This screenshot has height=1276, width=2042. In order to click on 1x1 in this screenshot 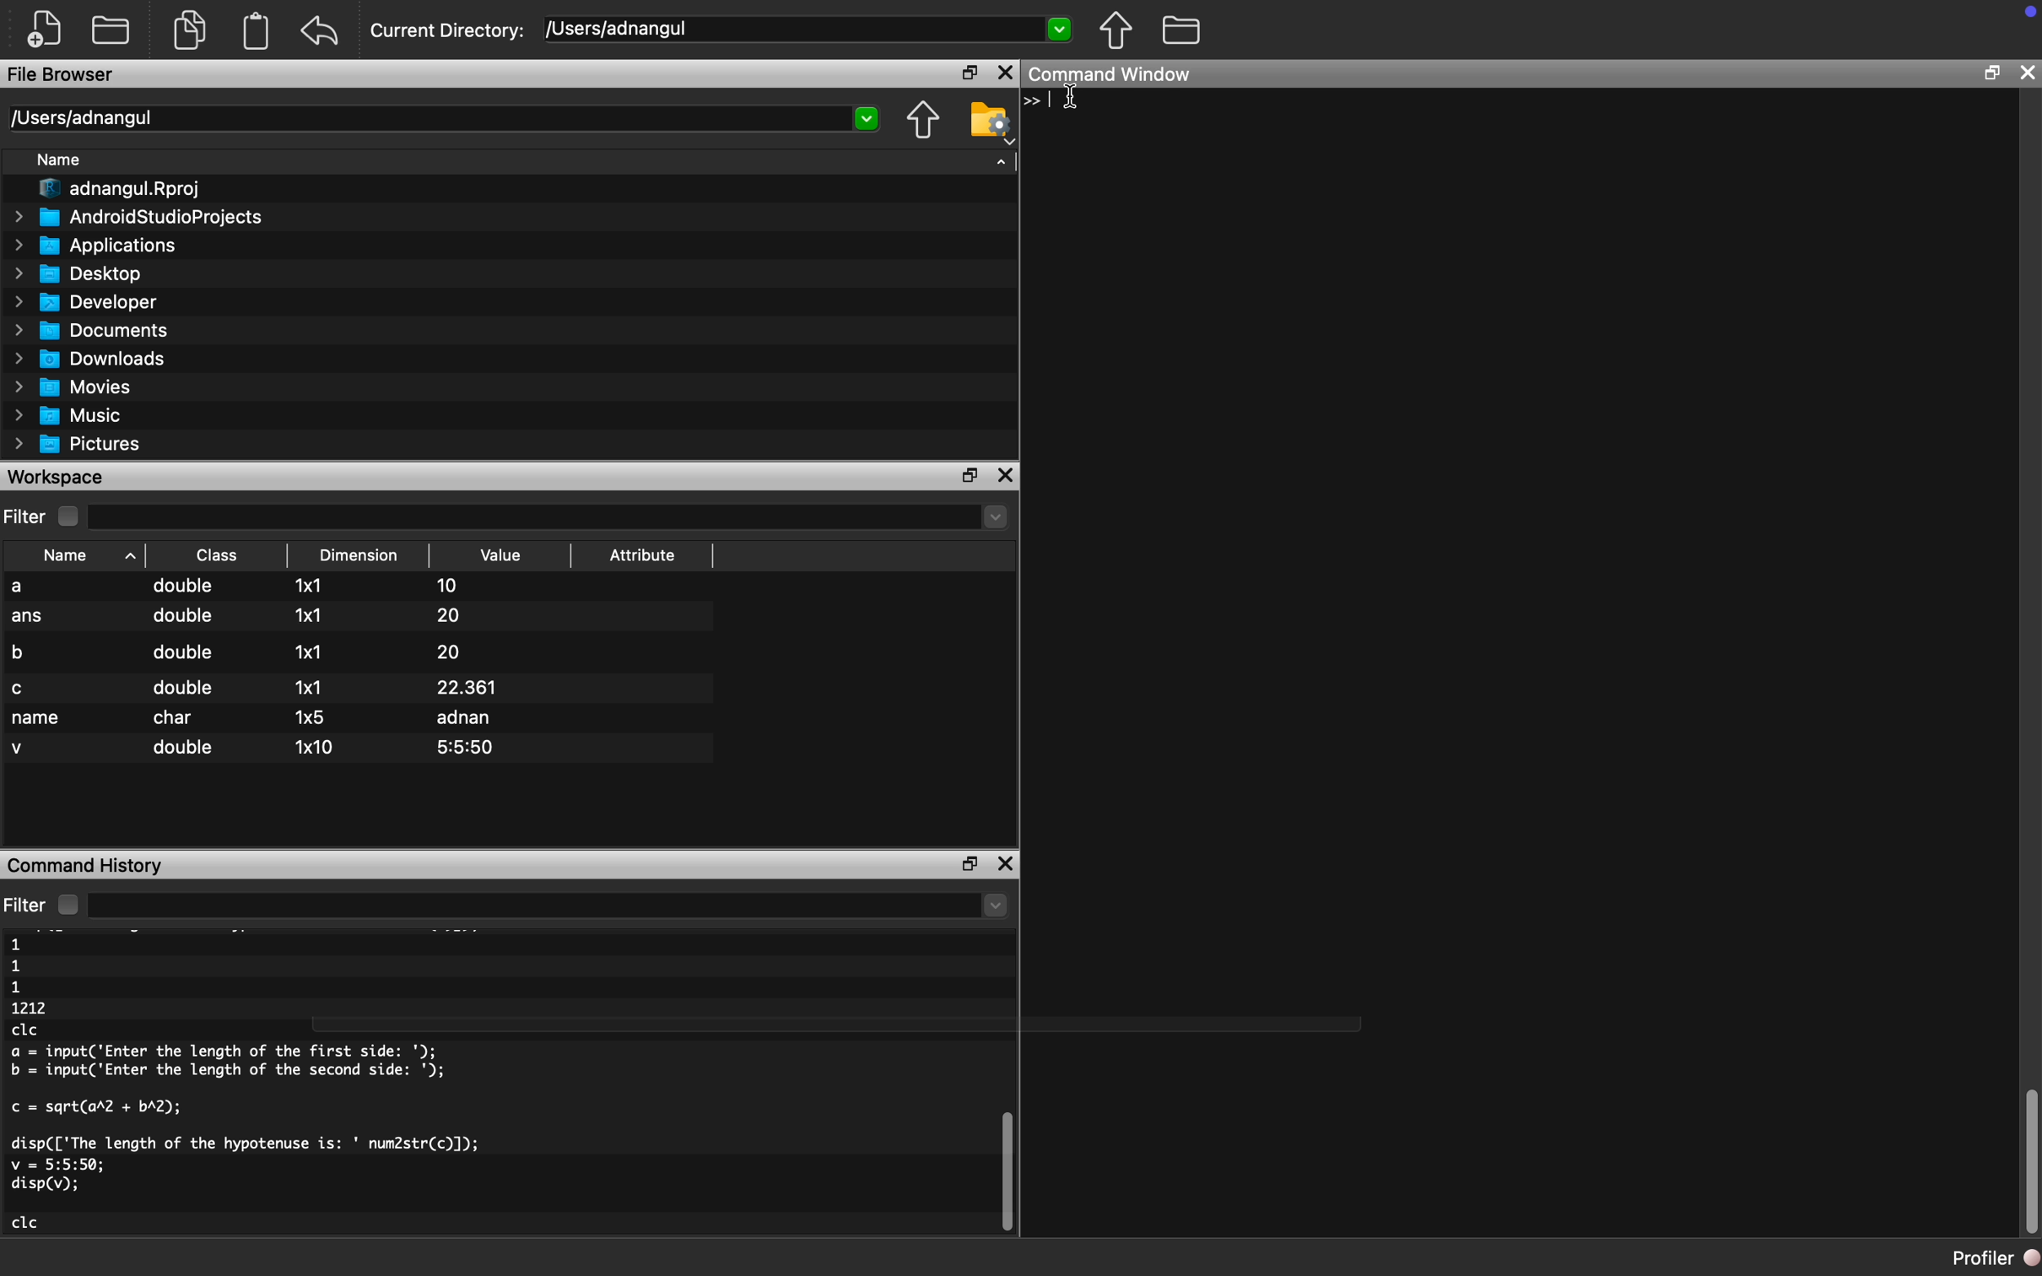, I will do `click(312, 689)`.